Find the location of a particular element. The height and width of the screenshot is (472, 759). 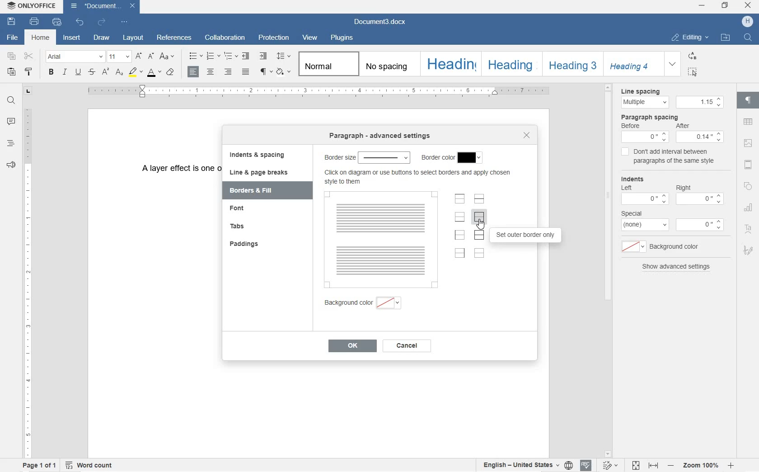

HP is located at coordinates (746, 22).